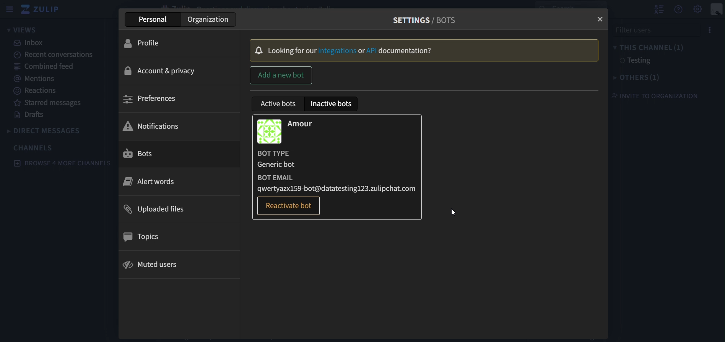 The width and height of the screenshot is (725, 342). Describe the element at coordinates (648, 47) in the screenshot. I see `this channel(1)` at that location.